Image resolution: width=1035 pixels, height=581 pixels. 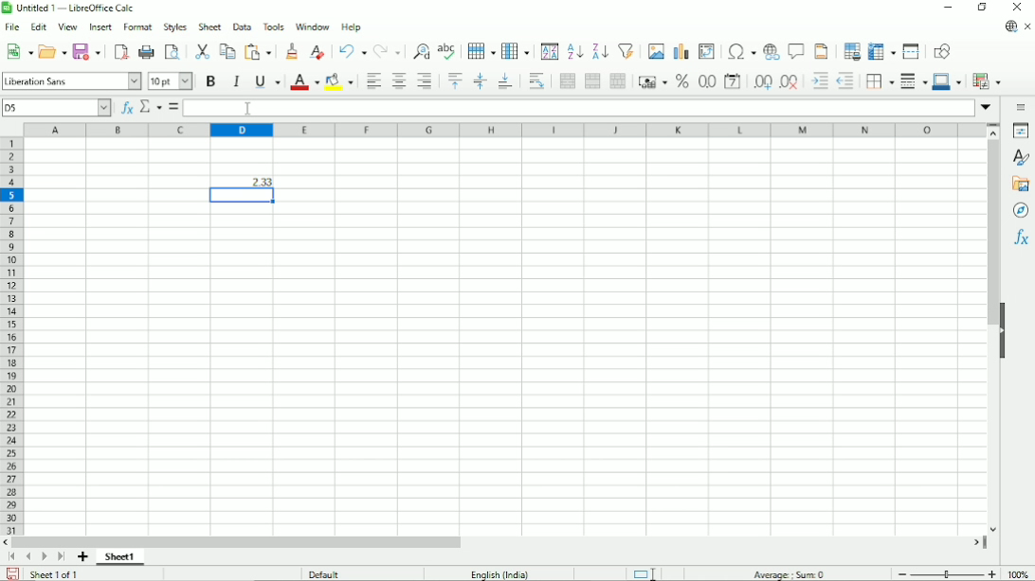 I want to click on Align center, so click(x=399, y=80).